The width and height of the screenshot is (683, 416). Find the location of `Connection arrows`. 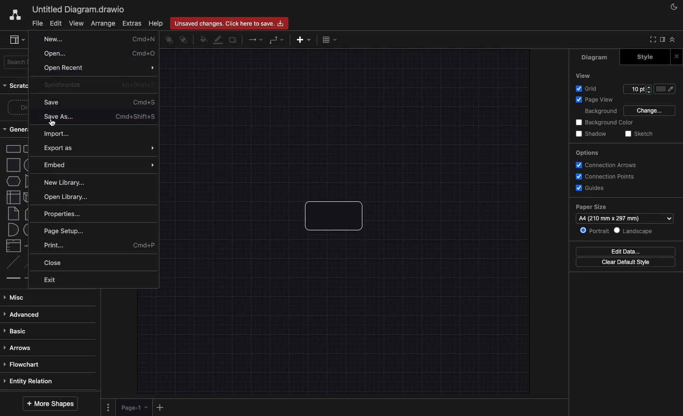

Connection arrows is located at coordinates (608, 165).